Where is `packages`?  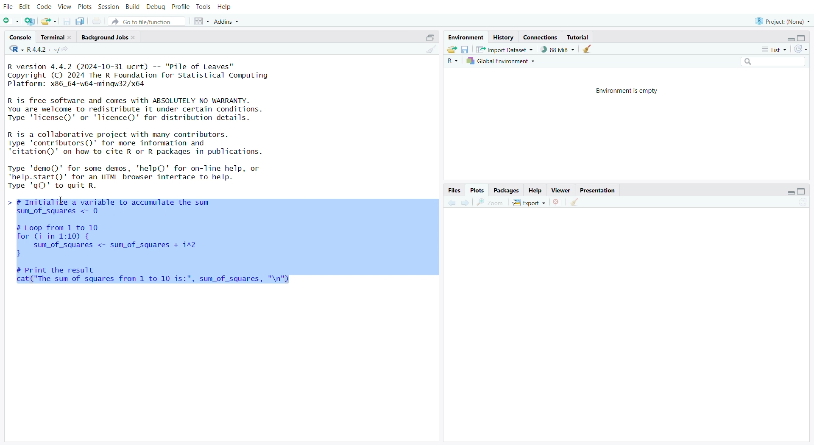
packages is located at coordinates (507, 190).